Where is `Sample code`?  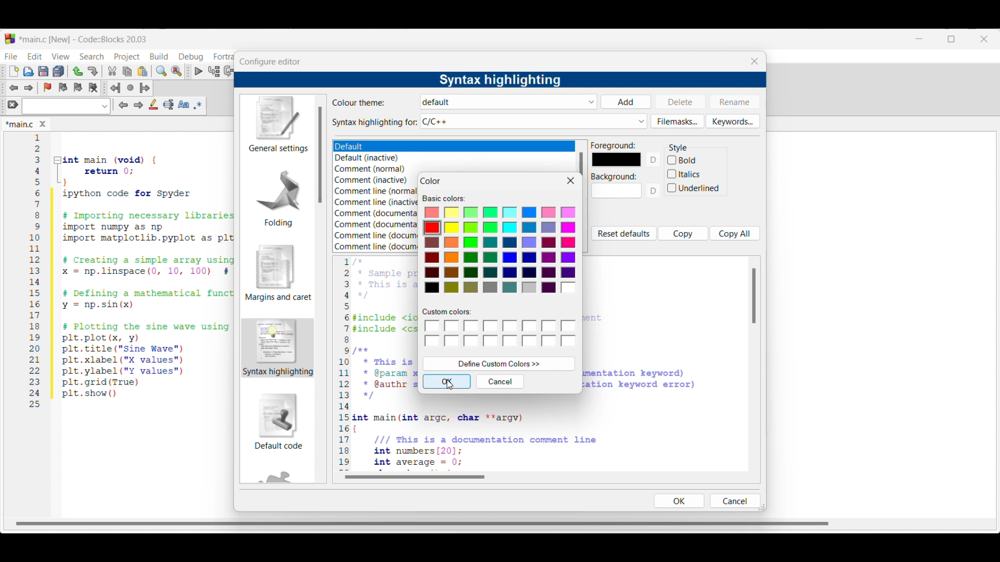
Sample code is located at coordinates (377, 364).